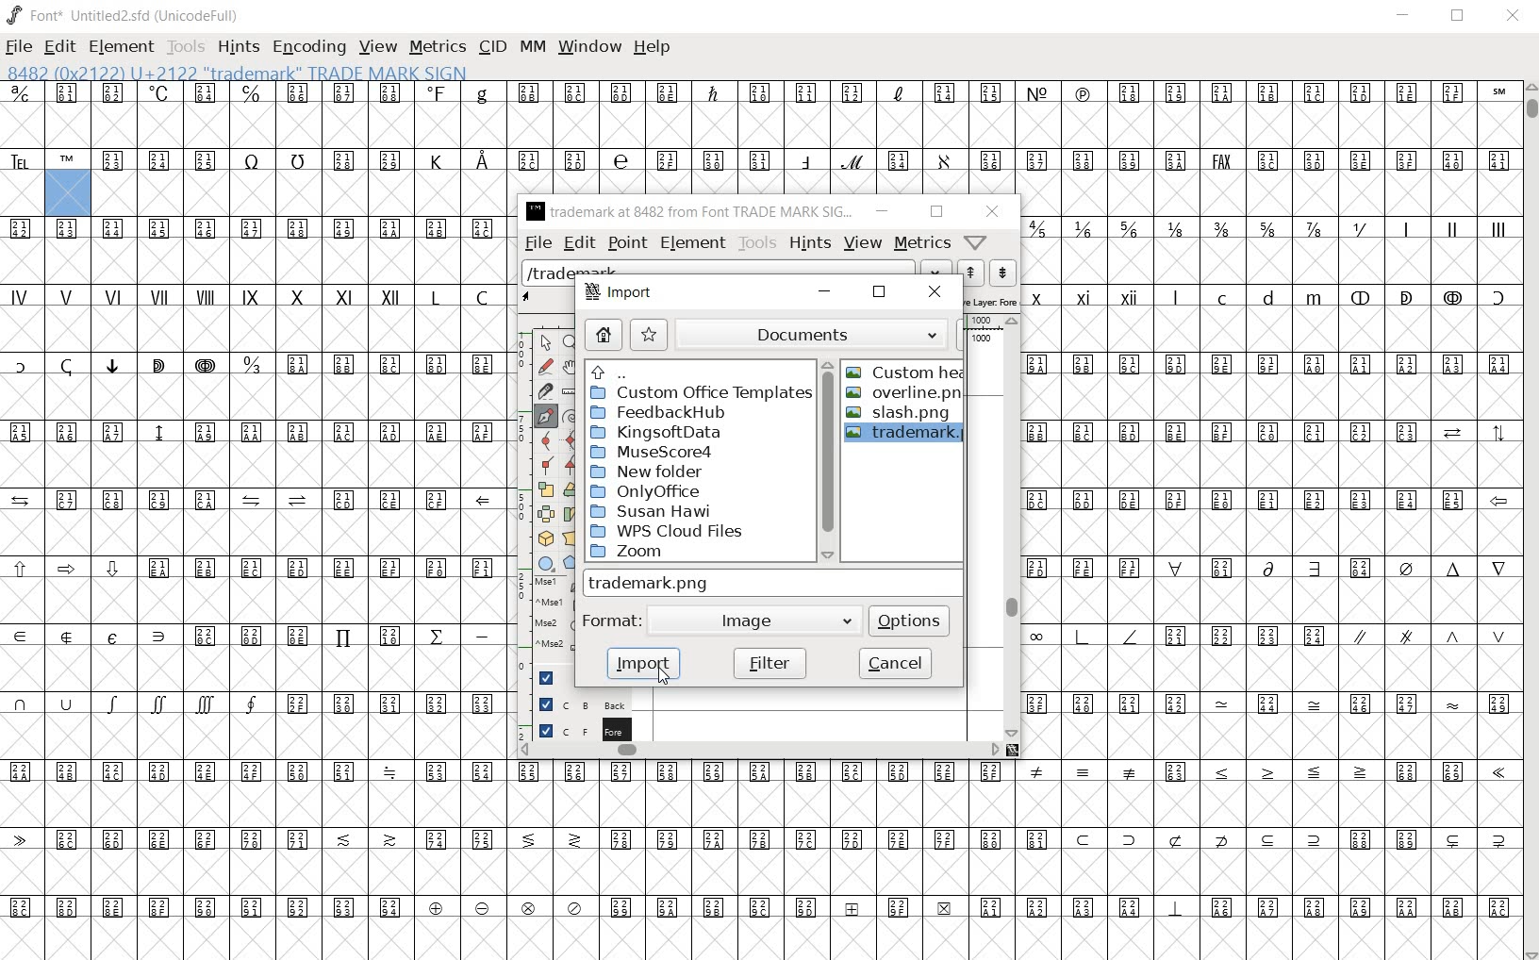 This screenshot has width=1539, height=960. Describe the element at coordinates (759, 939) in the screenshot. I see `slot` at that location.